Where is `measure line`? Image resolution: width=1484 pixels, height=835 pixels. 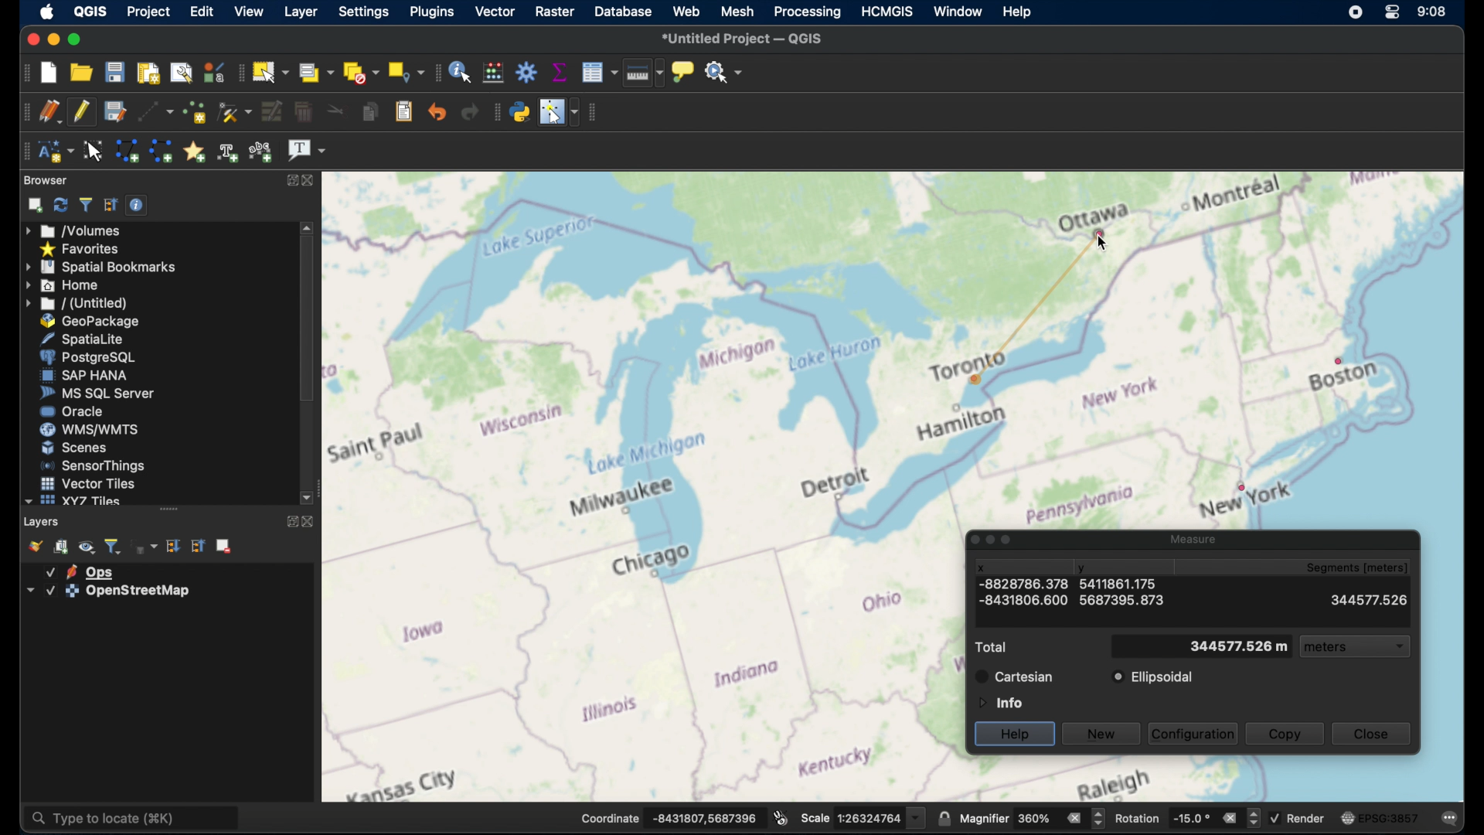 measure line is located at coordinates (644, 76).